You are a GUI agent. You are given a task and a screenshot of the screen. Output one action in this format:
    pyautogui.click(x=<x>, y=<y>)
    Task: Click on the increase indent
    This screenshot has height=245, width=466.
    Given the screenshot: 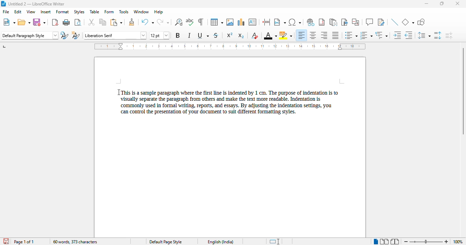 What is the action you would take?
    pyautogui.click(x=397, y=35)
    